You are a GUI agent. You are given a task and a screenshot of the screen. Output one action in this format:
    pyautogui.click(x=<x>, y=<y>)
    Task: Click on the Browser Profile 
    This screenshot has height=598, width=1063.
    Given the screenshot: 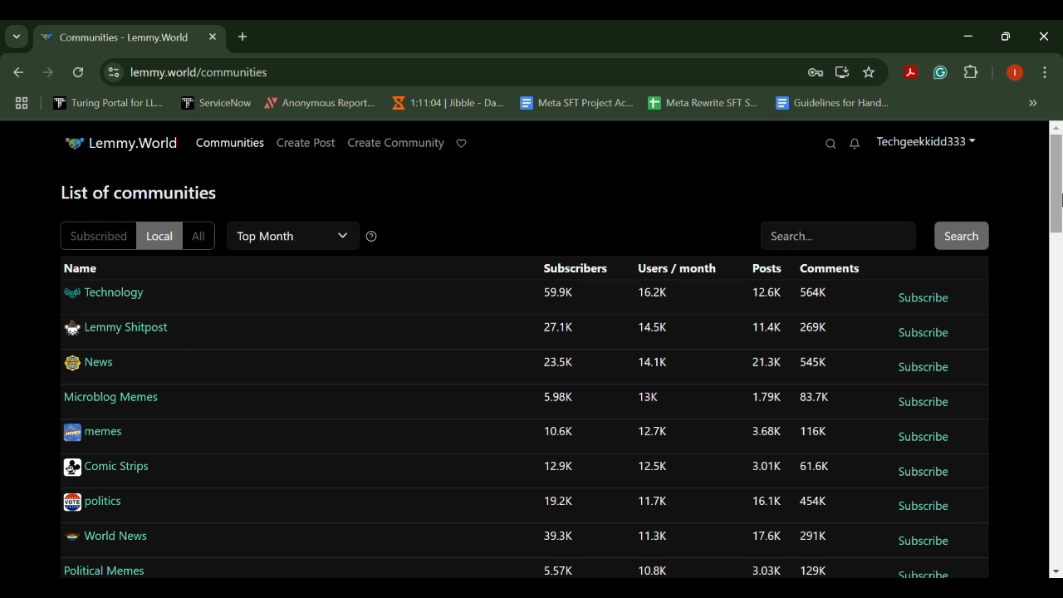 What is the action you would take?
    pyautogui.click(x=1015, y=74)
    